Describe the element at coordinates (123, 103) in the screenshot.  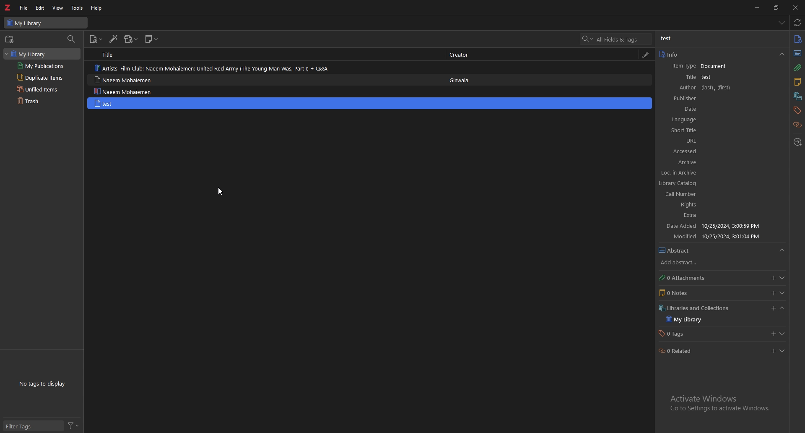
I see `Naeem Mohaiemen` at that location.